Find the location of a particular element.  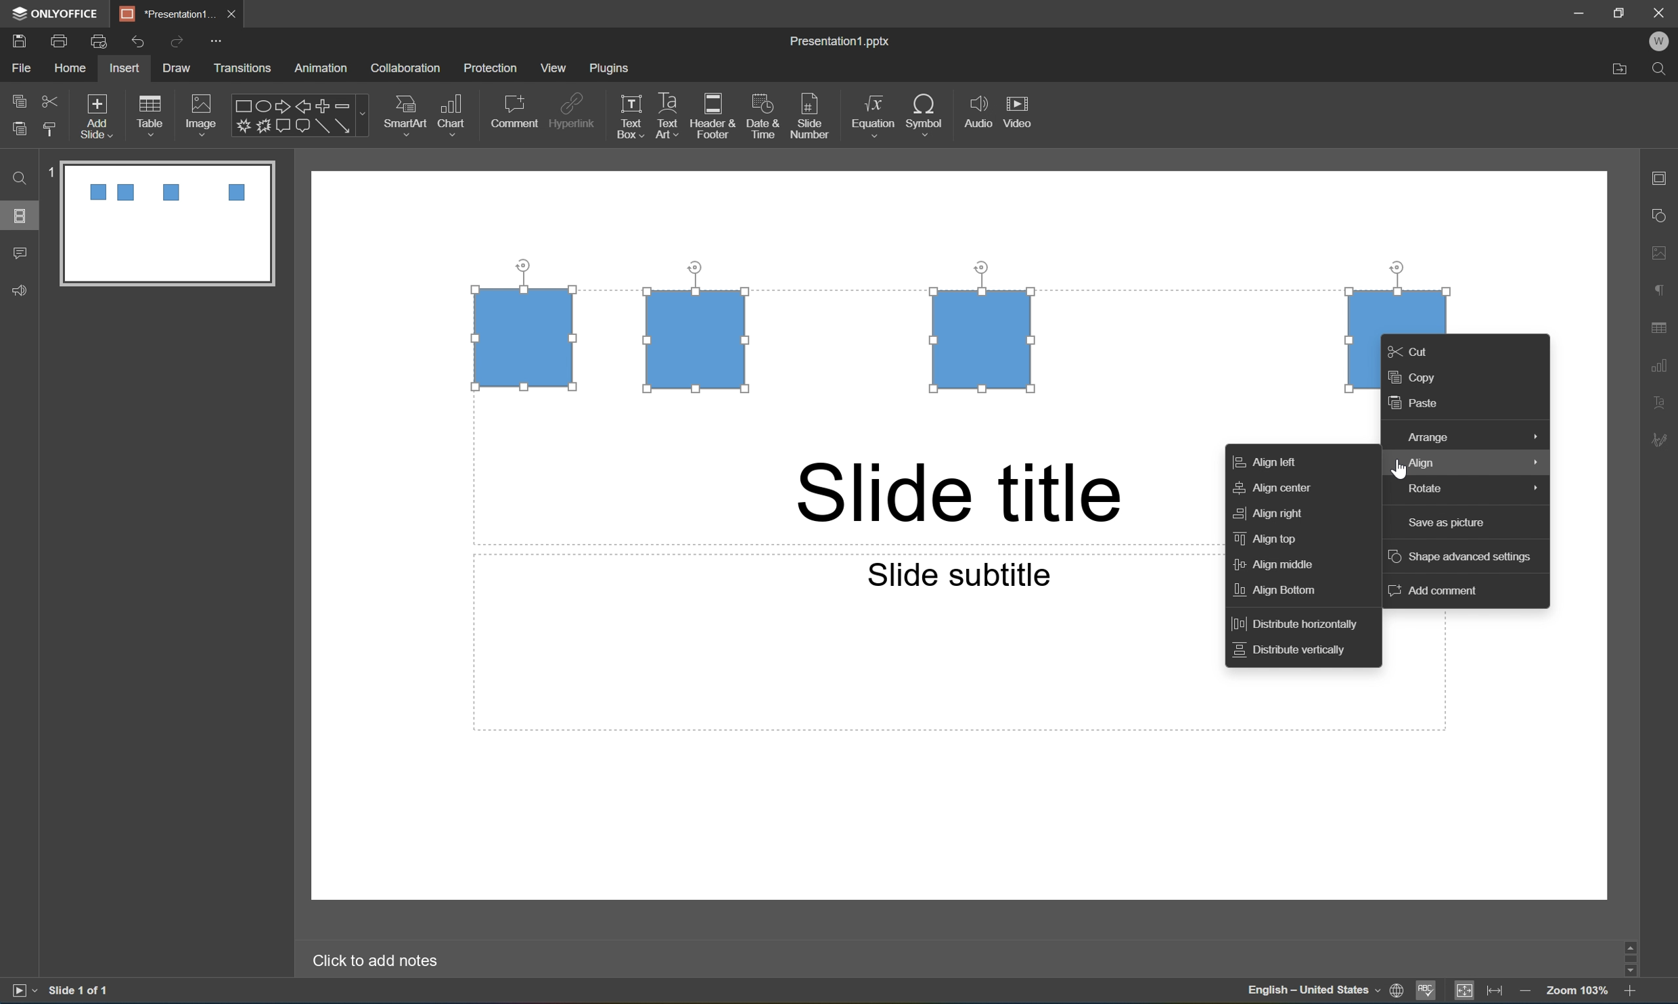

add slide is located at coordinates (99, 113).